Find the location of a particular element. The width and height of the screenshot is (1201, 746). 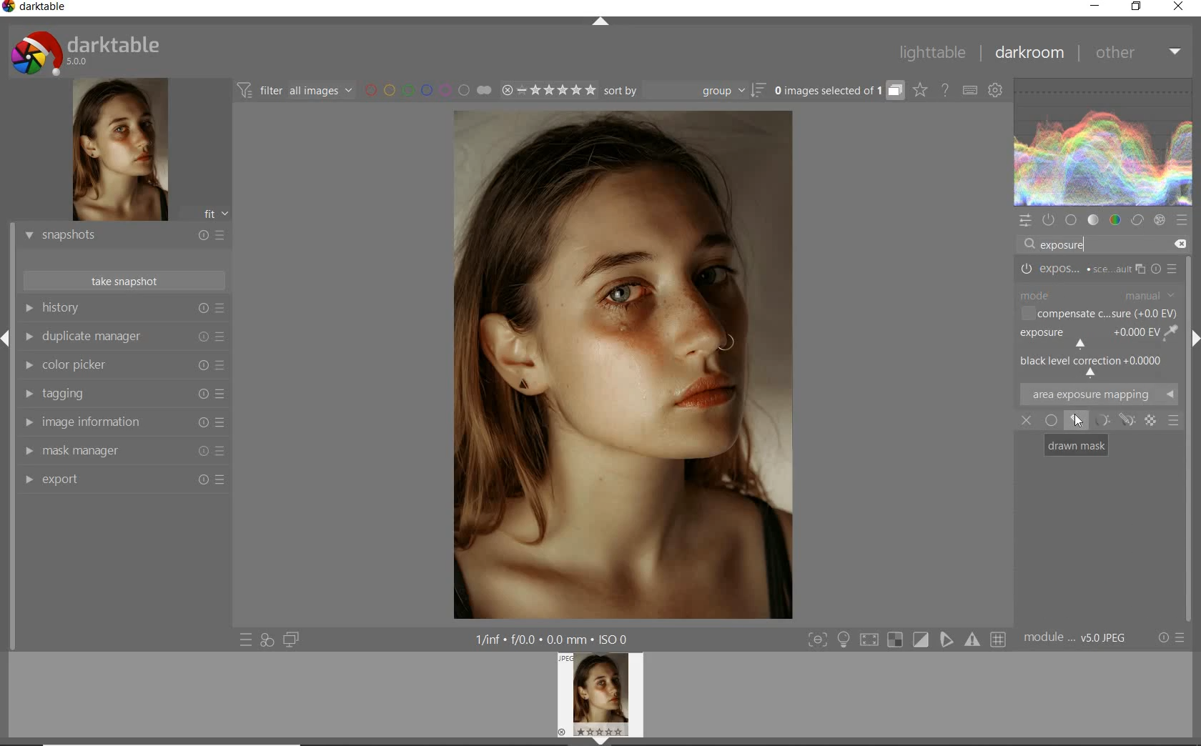

export is located at coordinates (122, 482).